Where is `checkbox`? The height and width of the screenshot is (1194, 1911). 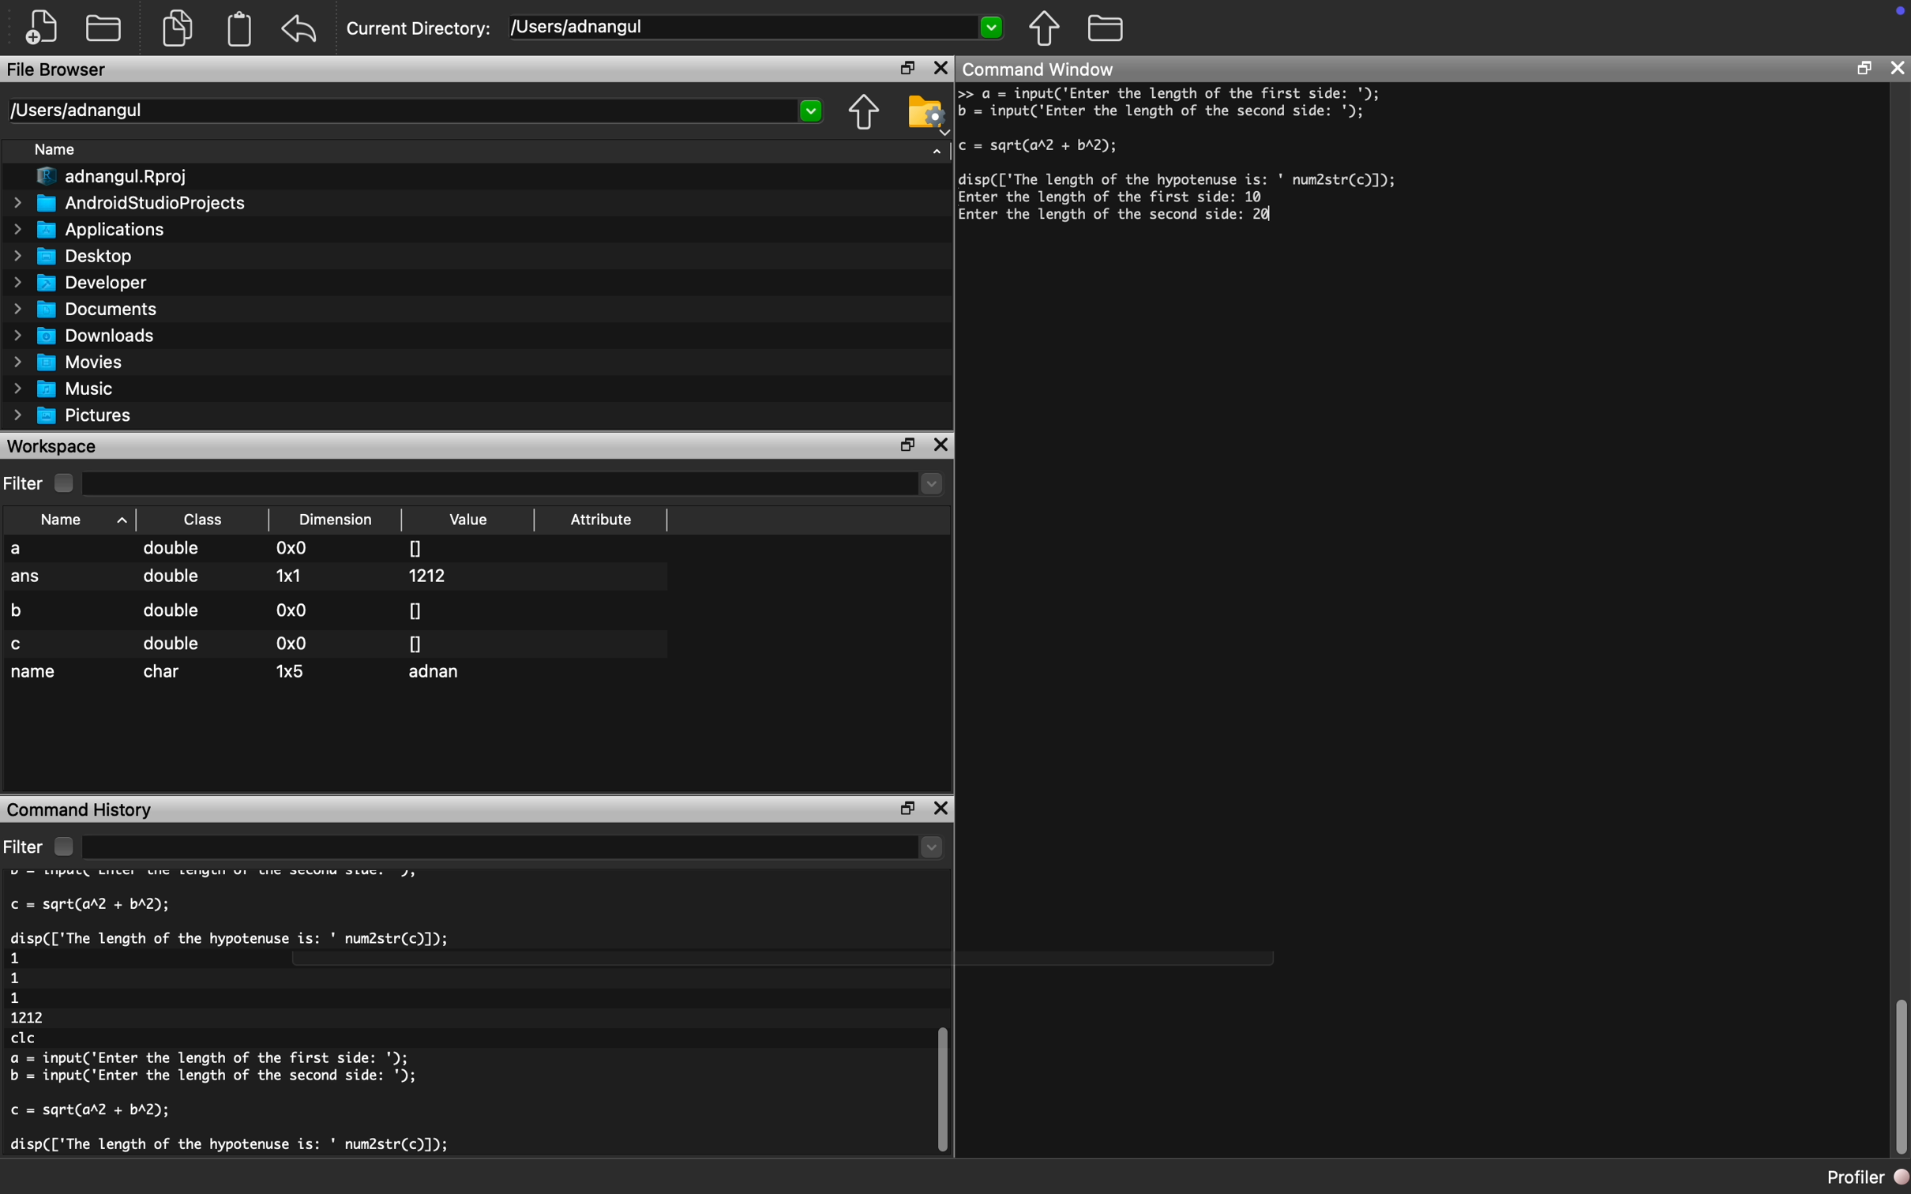 checkbox is located at coordinates (68, 483).